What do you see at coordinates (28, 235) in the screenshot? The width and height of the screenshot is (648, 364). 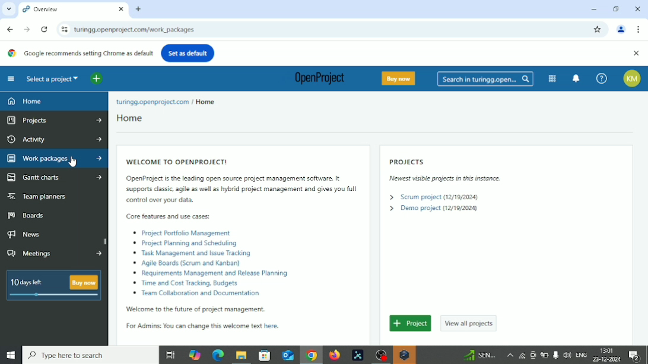 I see `News` at bounding box center [28, 235].